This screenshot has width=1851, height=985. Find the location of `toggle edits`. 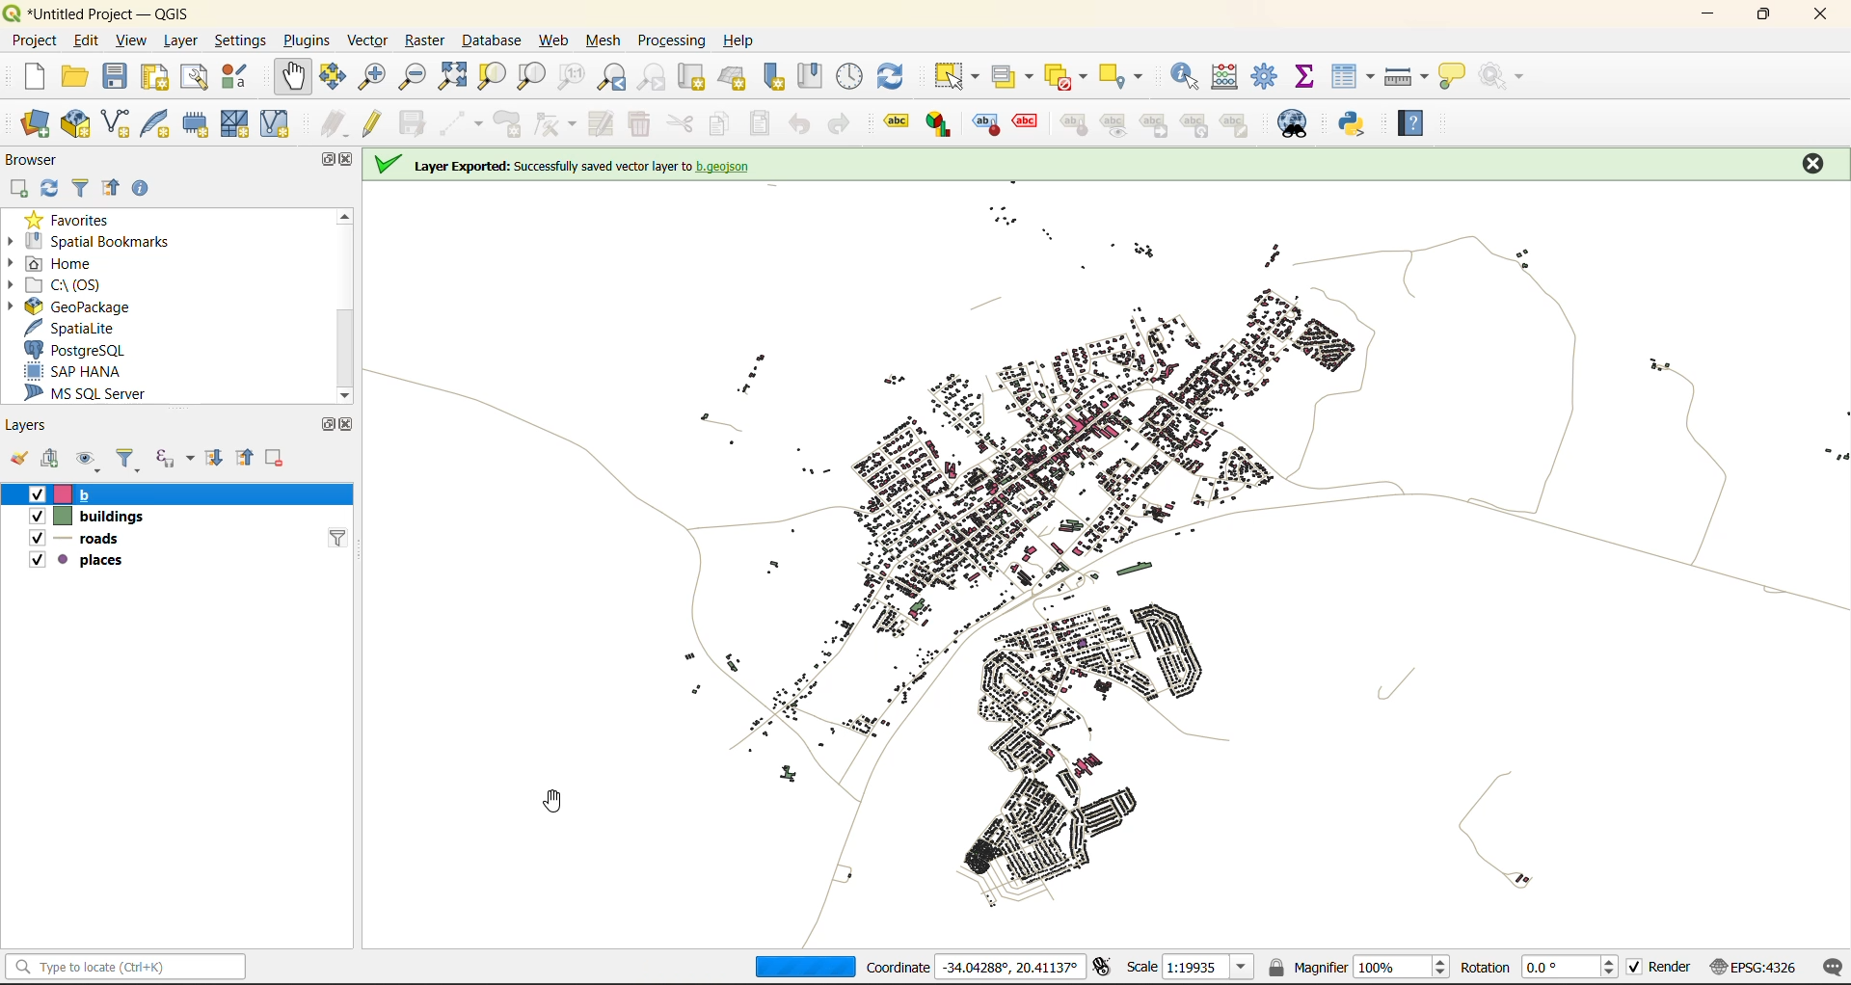

toggle edits is located at coordinates (372, 121).